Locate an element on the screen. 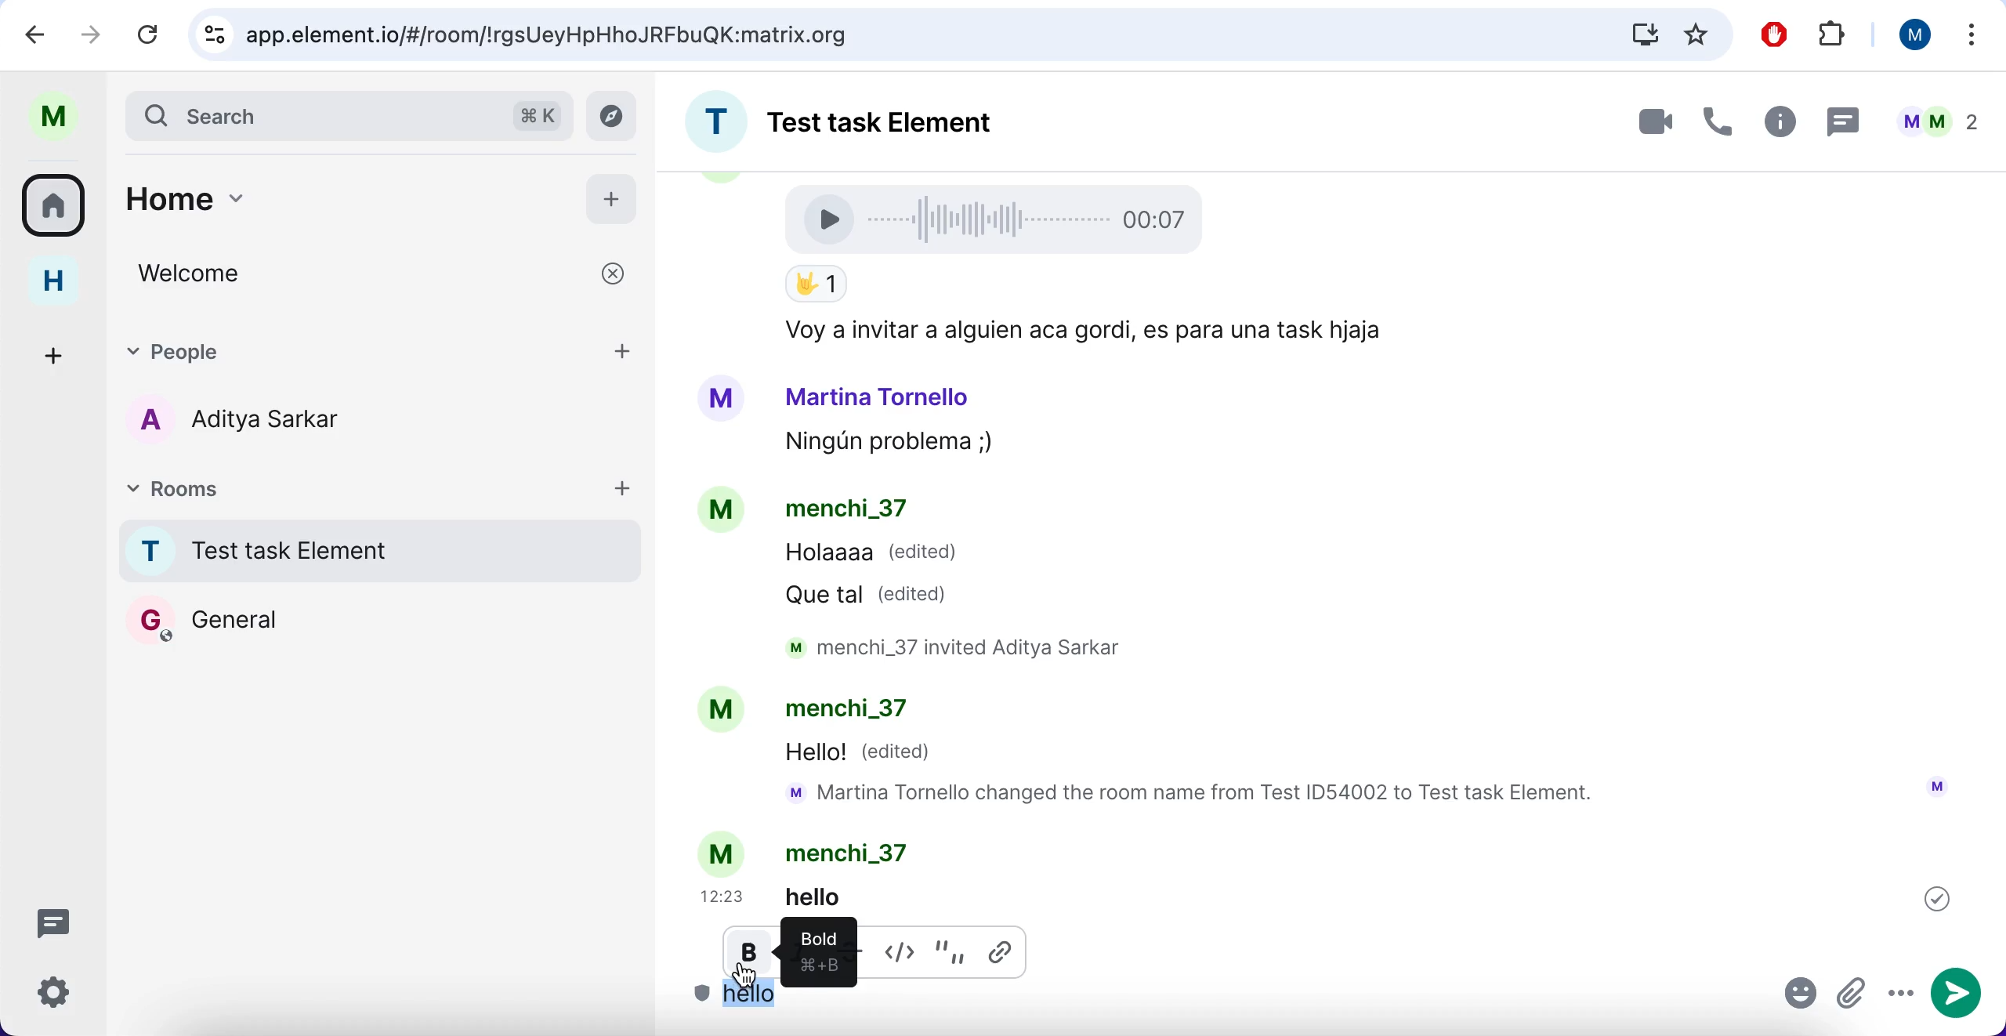 The height and width of the screenshot is (1036, 2006). backward is located at coordinates (36, 33).